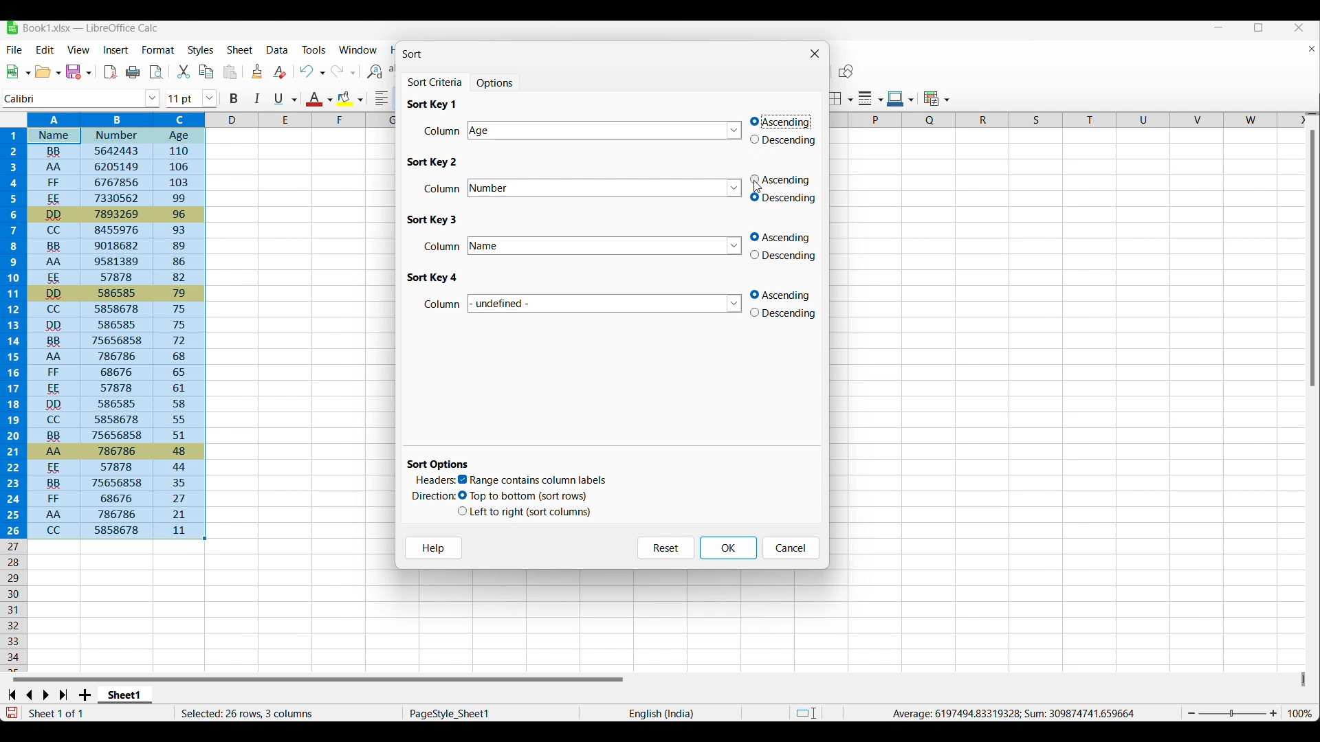 The width and height of the screenshot is (1320, 742). I want to click on Paste, so click(230, 71).